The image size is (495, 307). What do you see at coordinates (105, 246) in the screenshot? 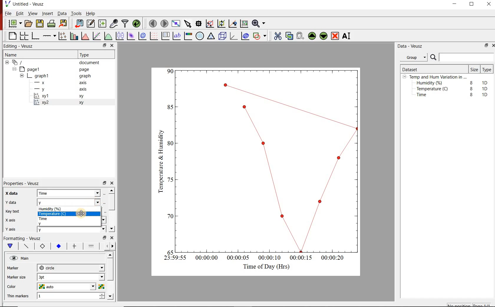
I see `go back` at bounding box center [105, 246].